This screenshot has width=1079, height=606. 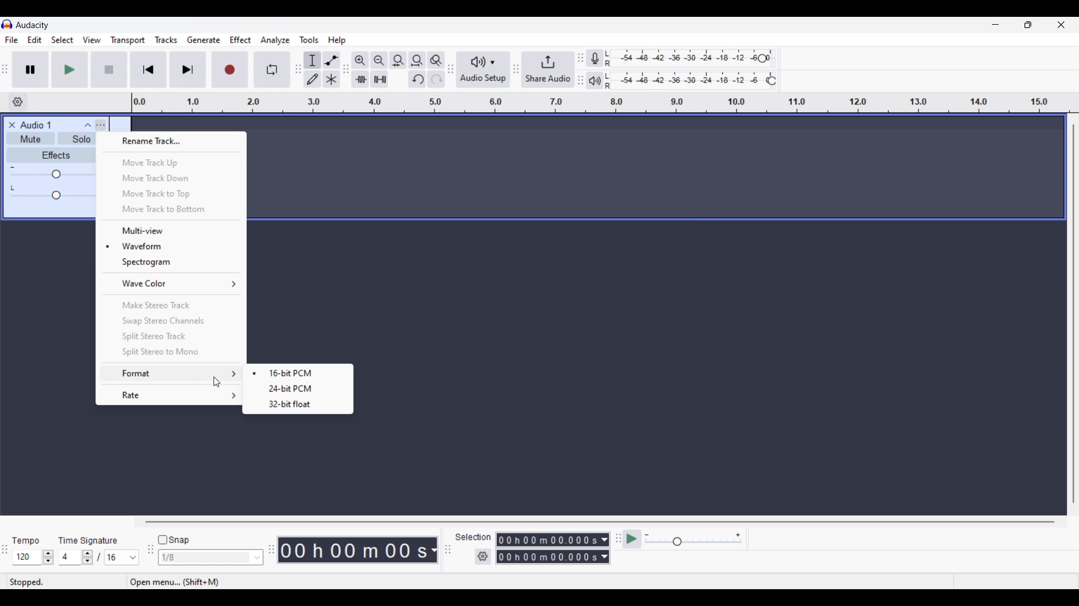 What do you see at coordinates (11, 40) in the screenshot?
I see `File menu` at bounding box center [11, 40].